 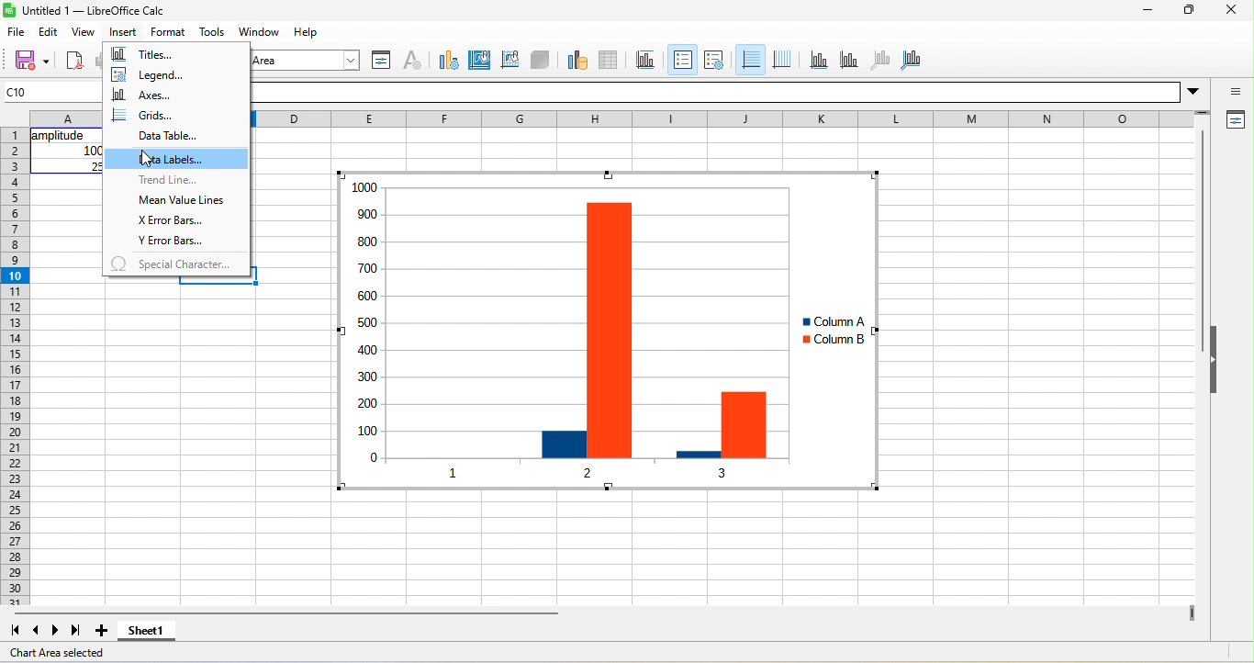 What do you see at coordinates (847, 59) in the screenshot?
I see `y axis` at bounding box center [847, 59].